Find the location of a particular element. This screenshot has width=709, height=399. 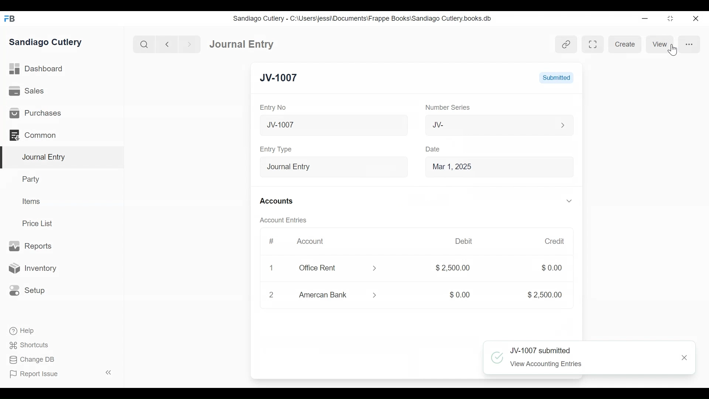

submitted is located at coordinates (556, 78).